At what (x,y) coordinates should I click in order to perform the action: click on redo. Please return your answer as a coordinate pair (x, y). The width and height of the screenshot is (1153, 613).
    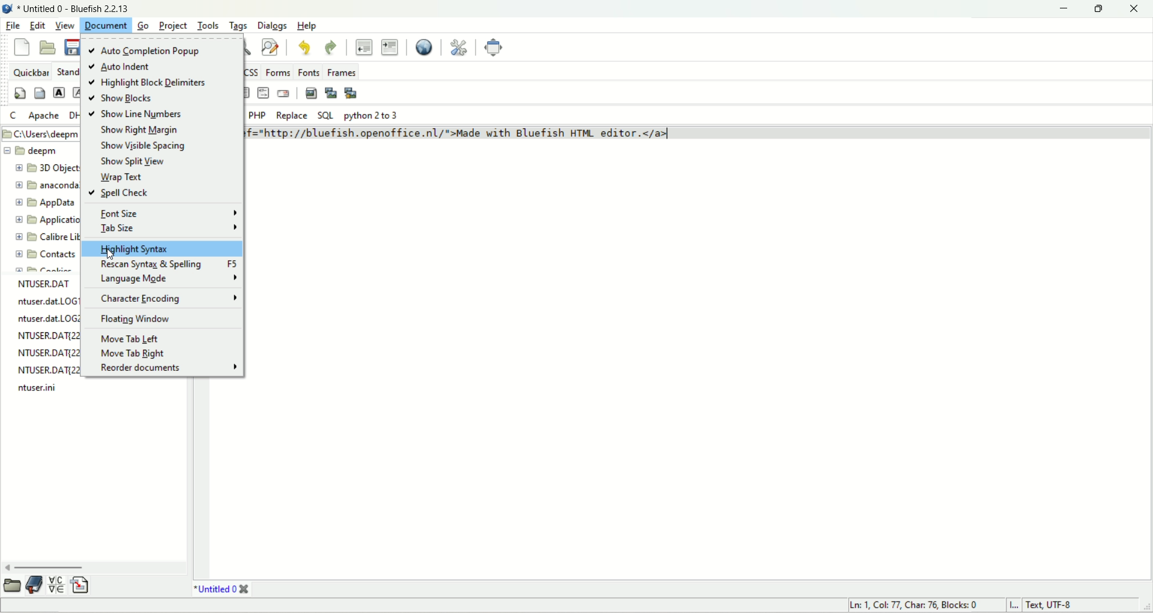
    Looking at the image, I should click on (333, 48).